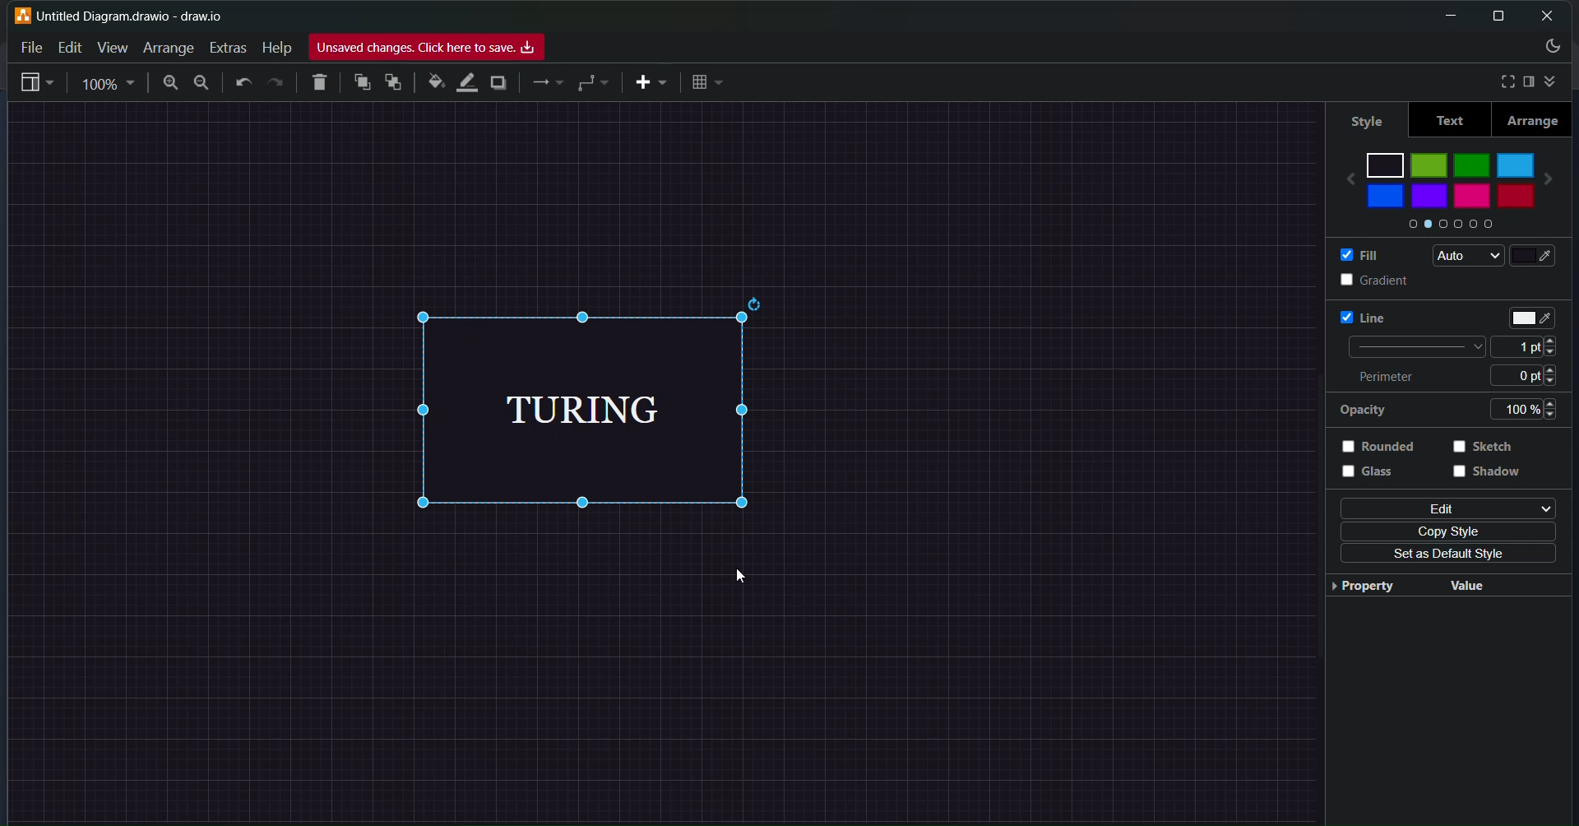 The width and height of the screenshot is (1579, 826). What do you see at coordinates (1516, 162) in the screenshot?
I see `light blue` at bounding box center [1516, 162].